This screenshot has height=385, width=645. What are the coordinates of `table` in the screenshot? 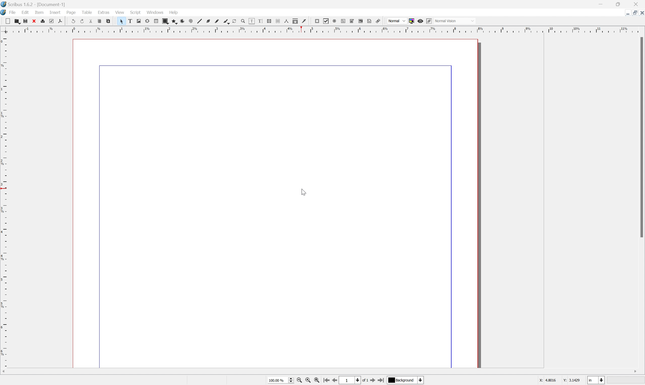 It's located at (156, 22).